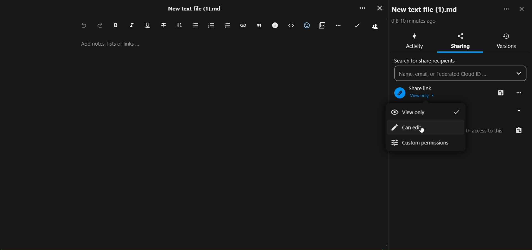 Image resolution: width=532 pixels, height=250 pixels. What do you see at coordinates (307, 25) in the screenshot?
I see `insert emoji` at bounding box center [307, 25].